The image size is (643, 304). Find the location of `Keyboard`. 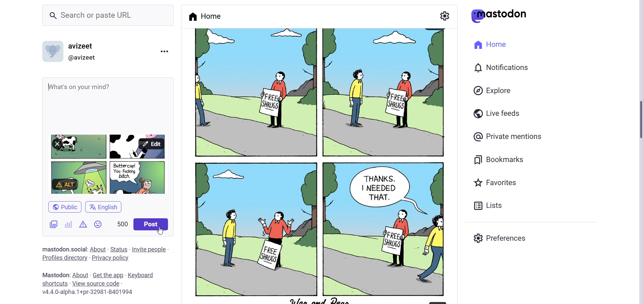

Keyboard is located at coordinates (141, 276).